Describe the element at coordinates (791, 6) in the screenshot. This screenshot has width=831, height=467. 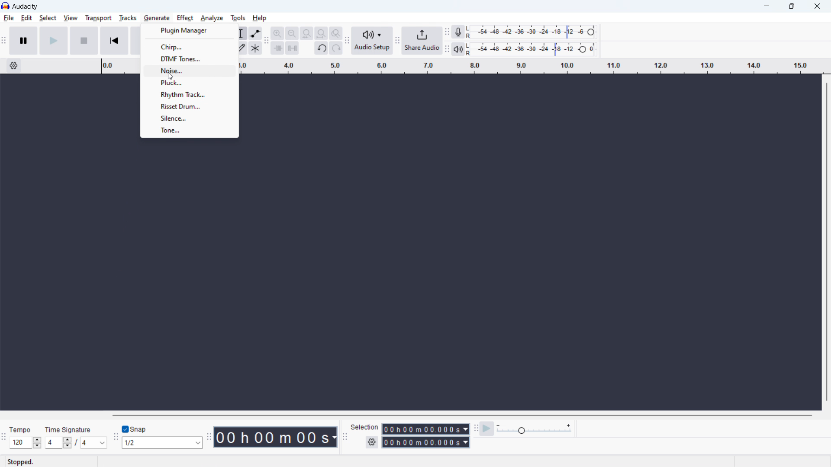
I see `maximize` at that location.